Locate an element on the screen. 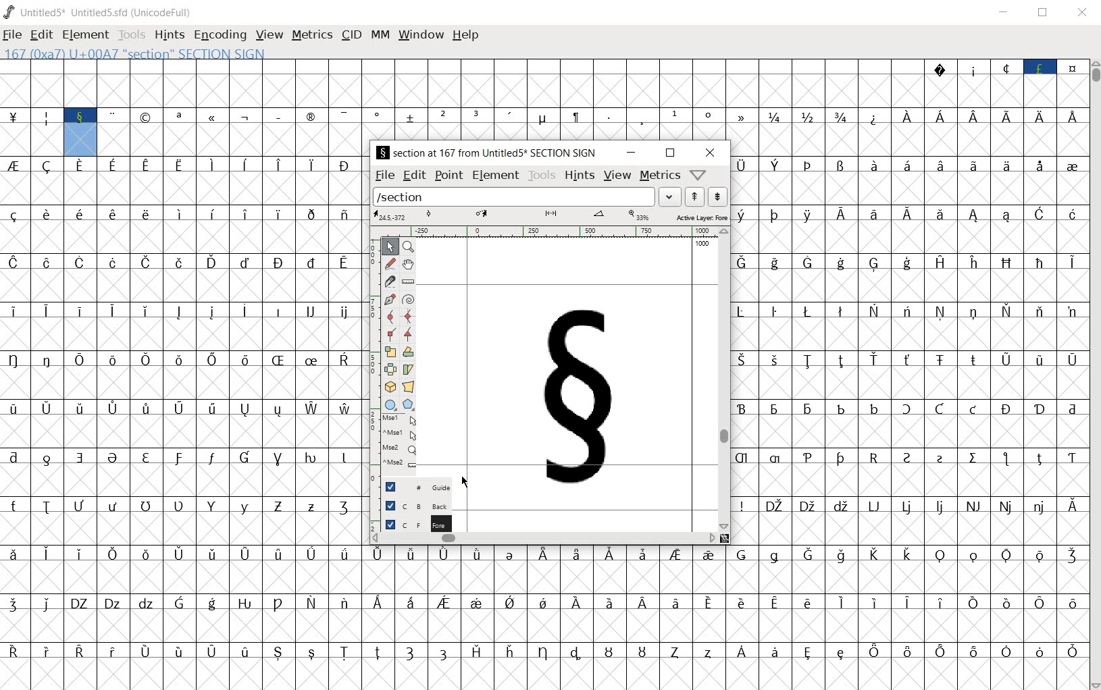  background layer is located at coordinates (418, 505).